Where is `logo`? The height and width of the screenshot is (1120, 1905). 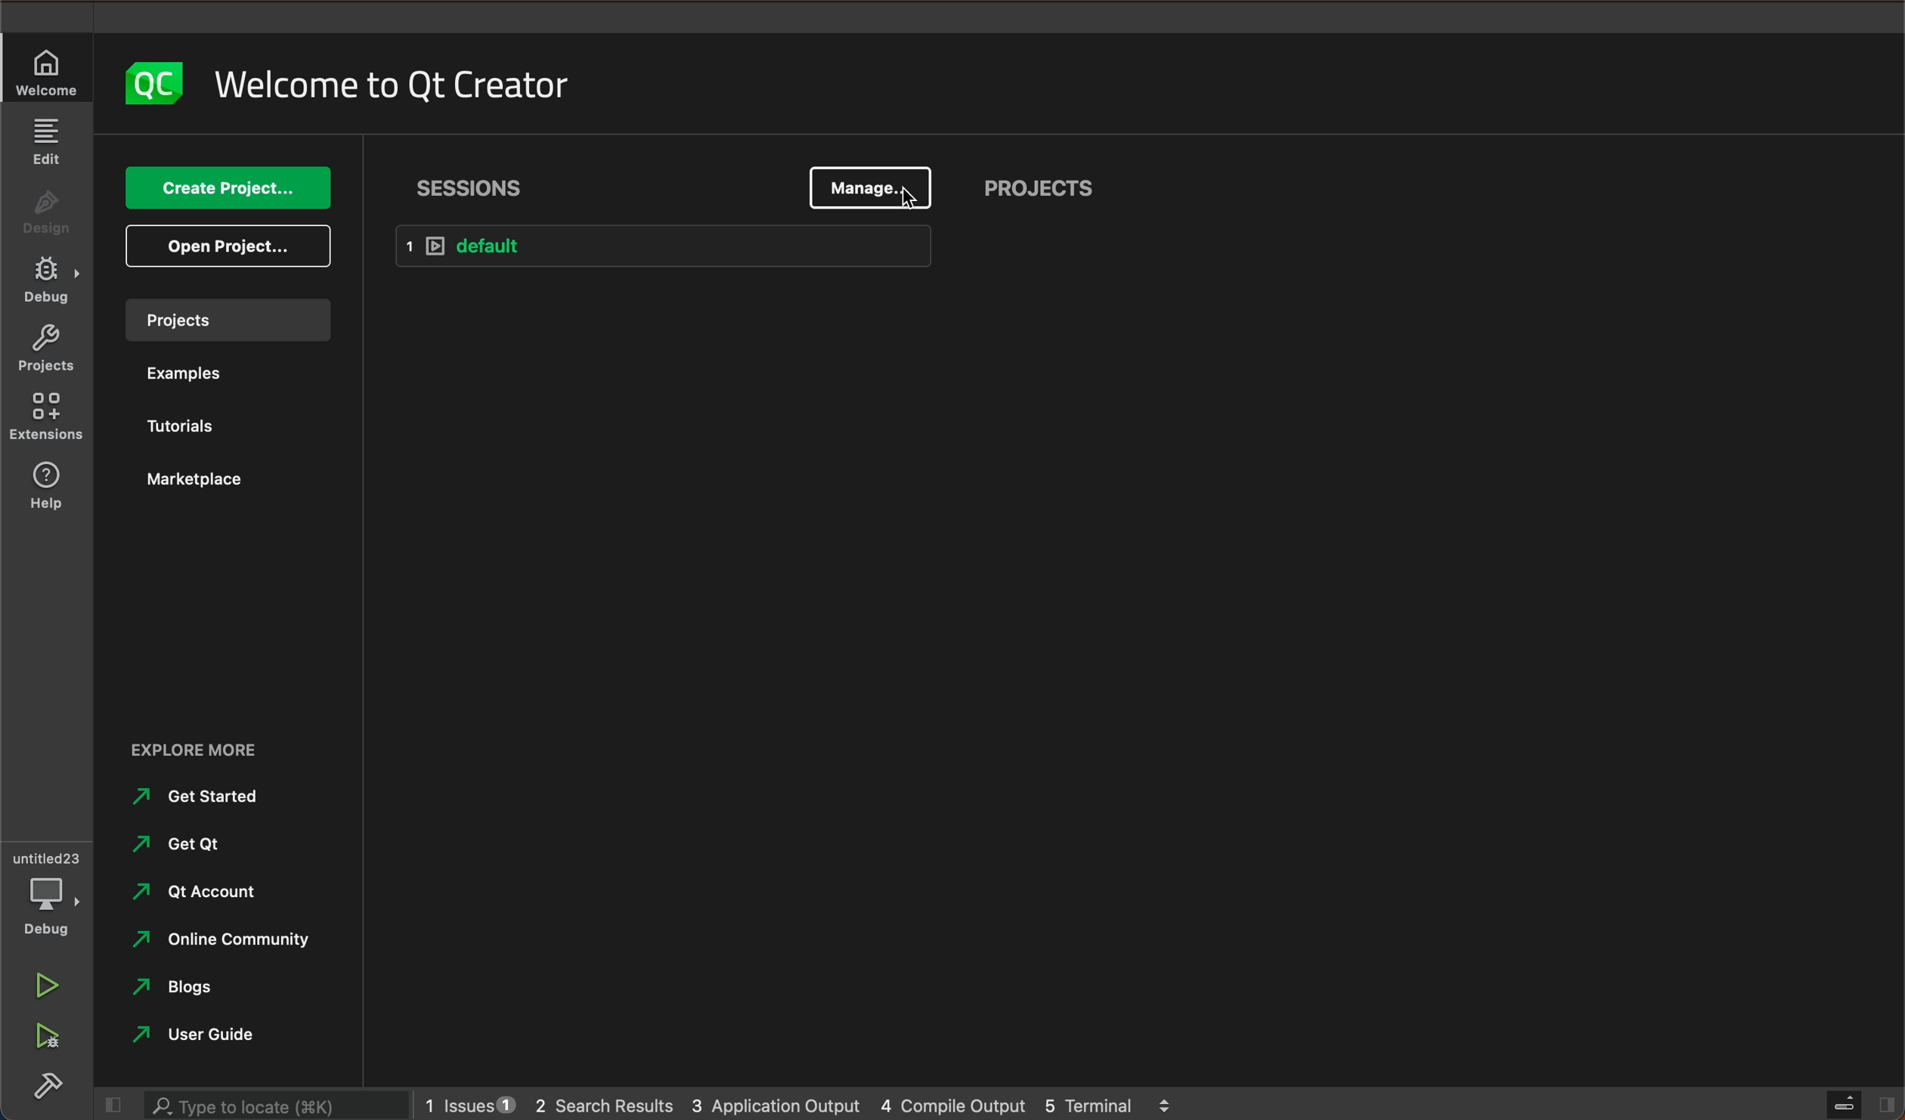
logo is located at coordinates (150, 82).